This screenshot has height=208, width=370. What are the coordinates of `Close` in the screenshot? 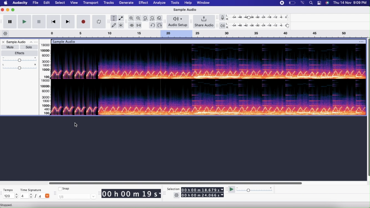 It's located at (4, 42).